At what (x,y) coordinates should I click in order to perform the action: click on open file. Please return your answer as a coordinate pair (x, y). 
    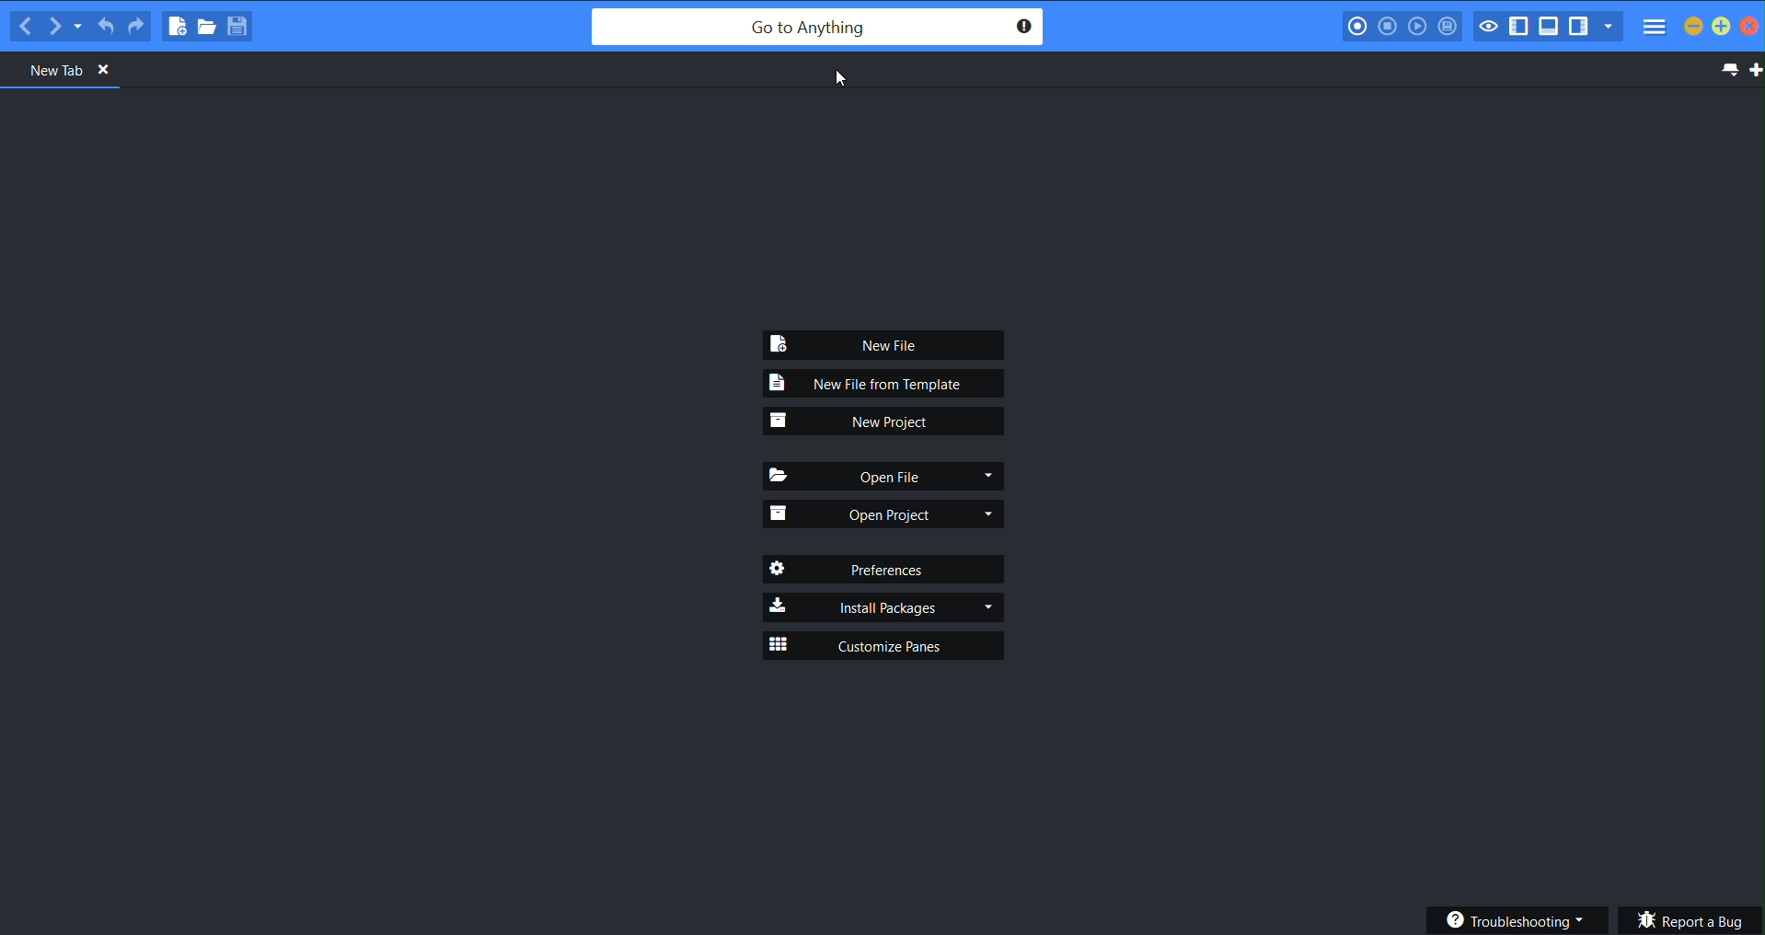
    Looking at the image, I should click on (207, 27).